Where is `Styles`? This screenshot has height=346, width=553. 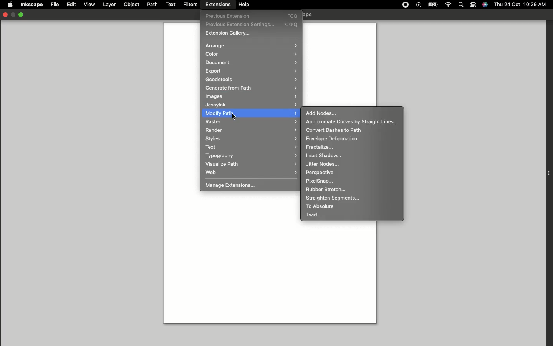 Styles is located at coordinates (252, 138).